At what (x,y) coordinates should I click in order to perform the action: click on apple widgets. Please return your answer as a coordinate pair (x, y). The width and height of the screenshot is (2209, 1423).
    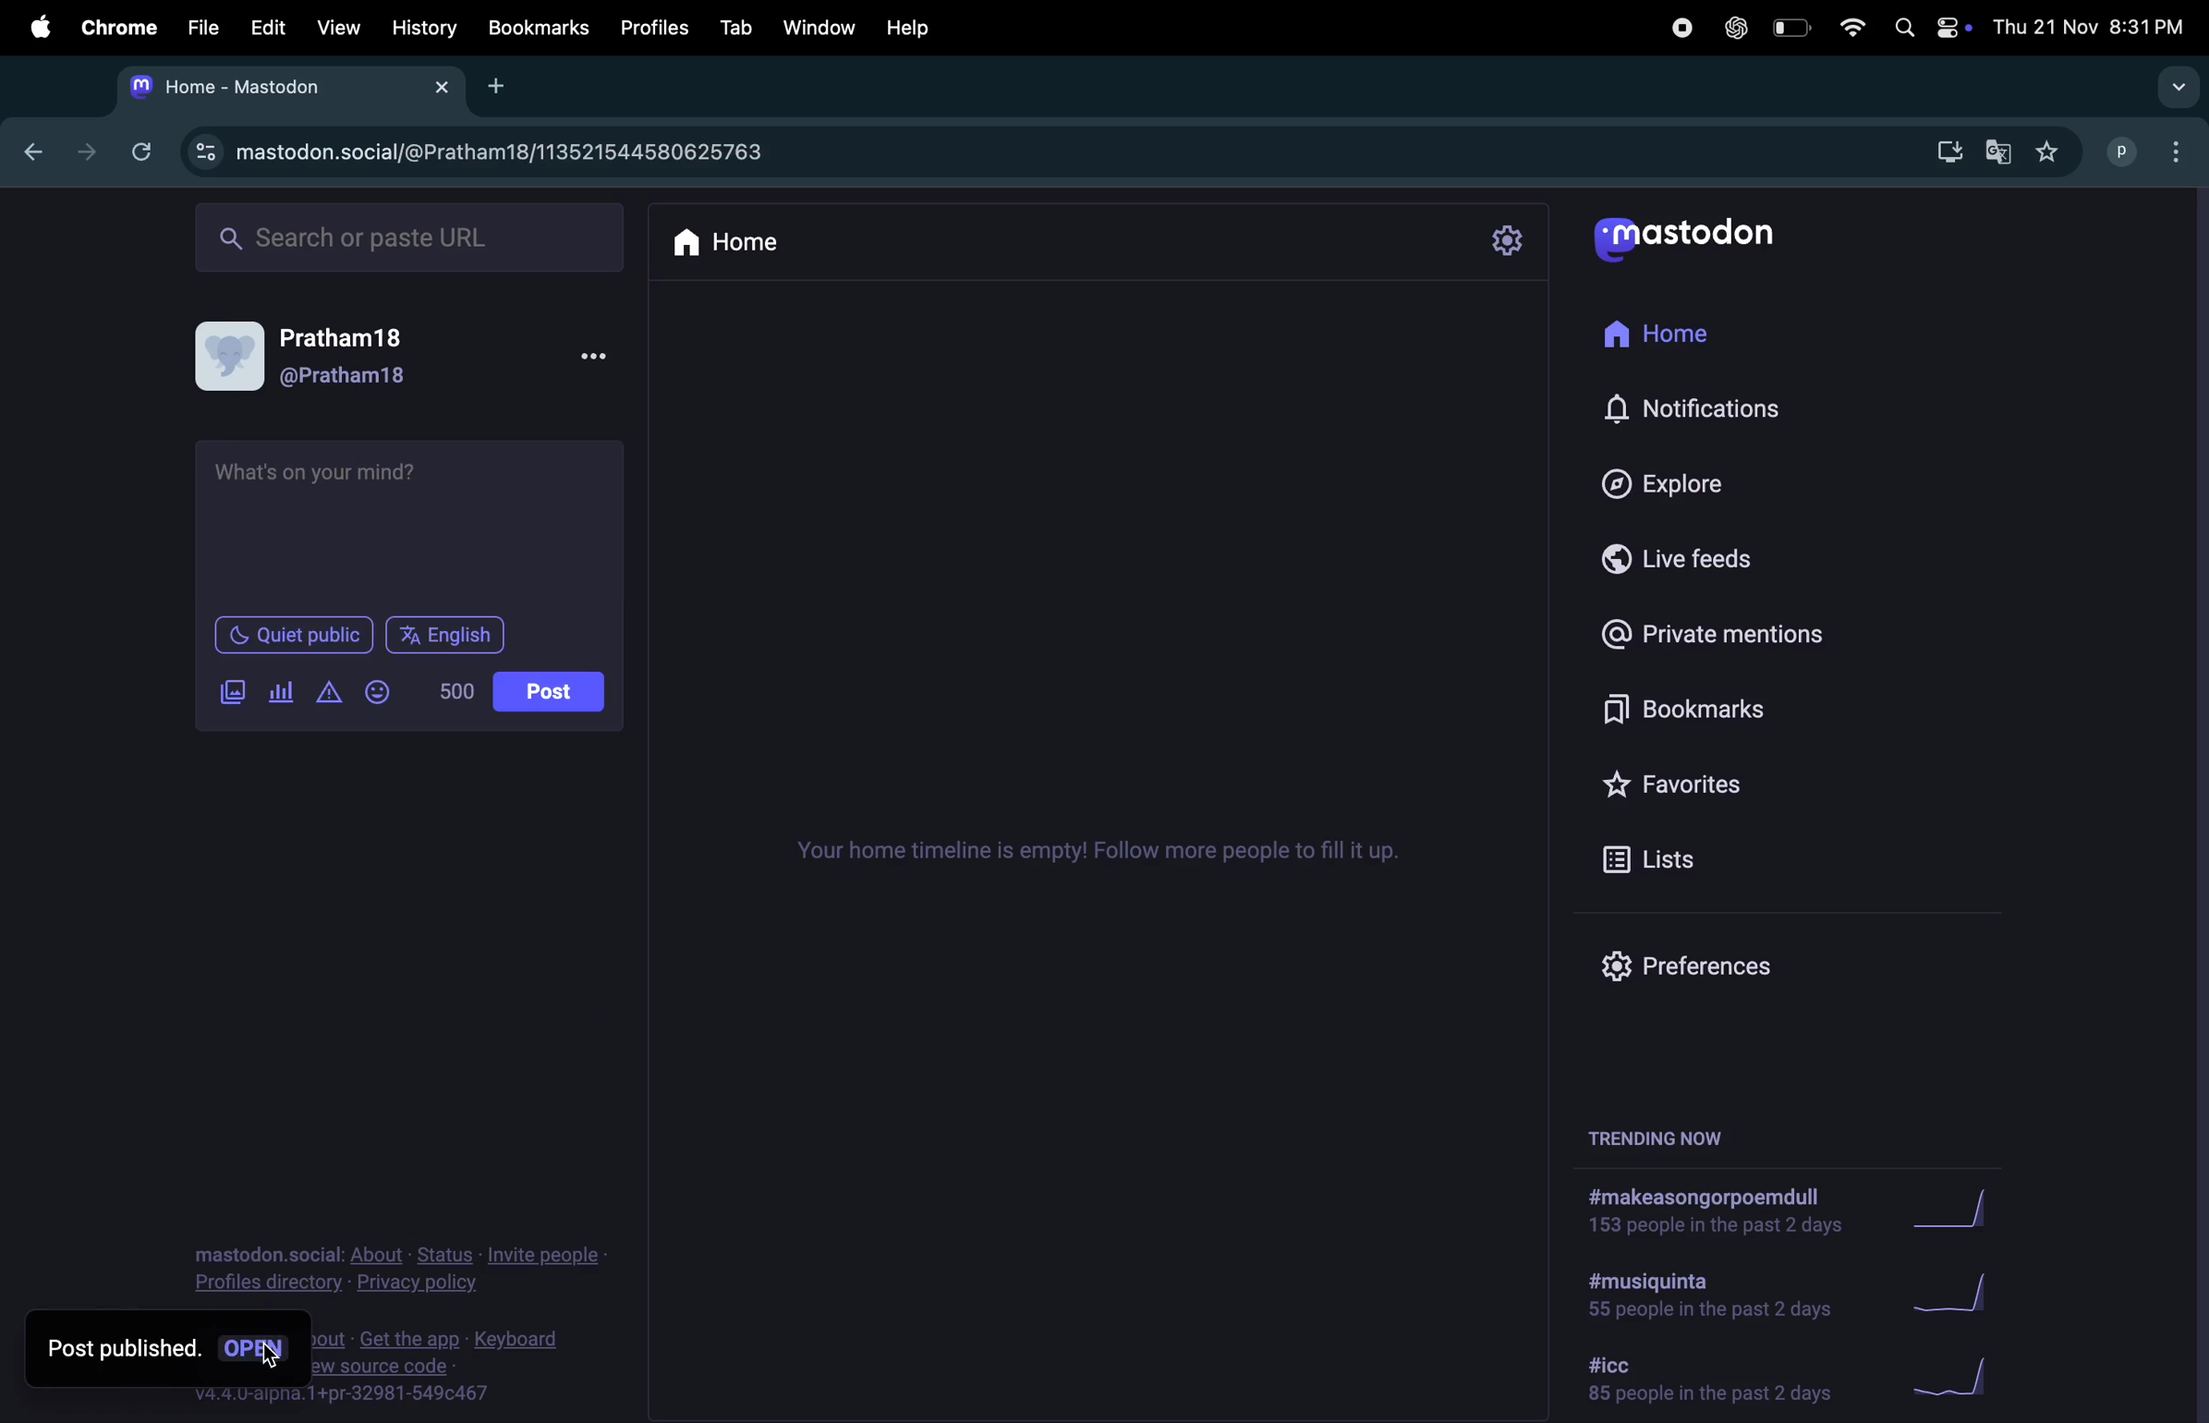
    Looking at the image, I should click on (1928, 28).